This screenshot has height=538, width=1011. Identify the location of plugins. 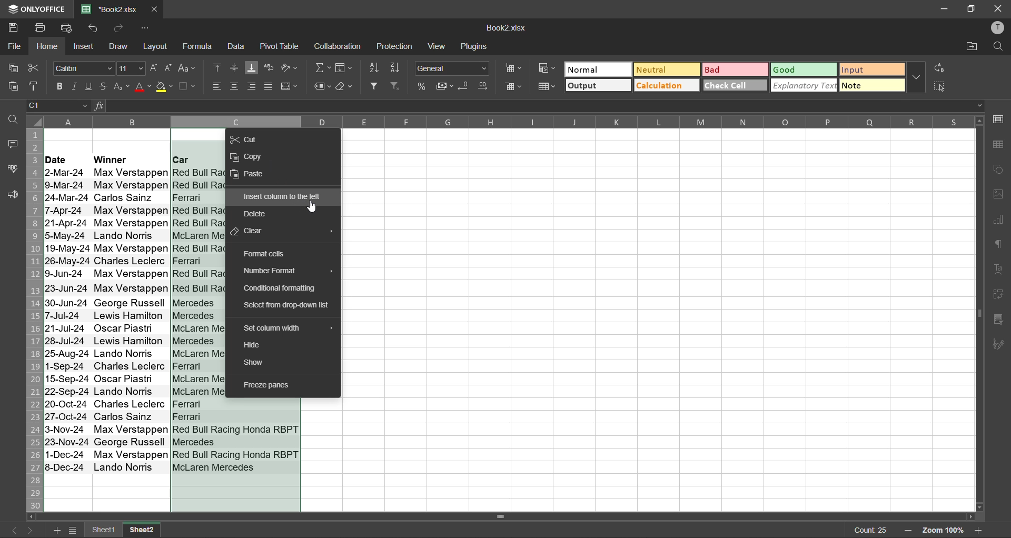
(474, 46).